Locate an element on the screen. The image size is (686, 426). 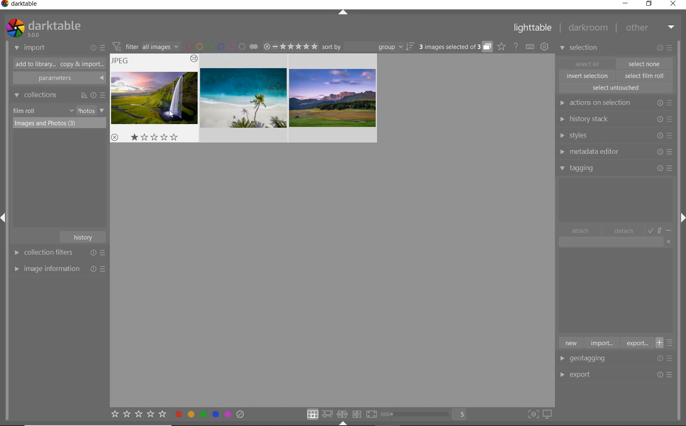
selection is located at coordinates (580, 49).